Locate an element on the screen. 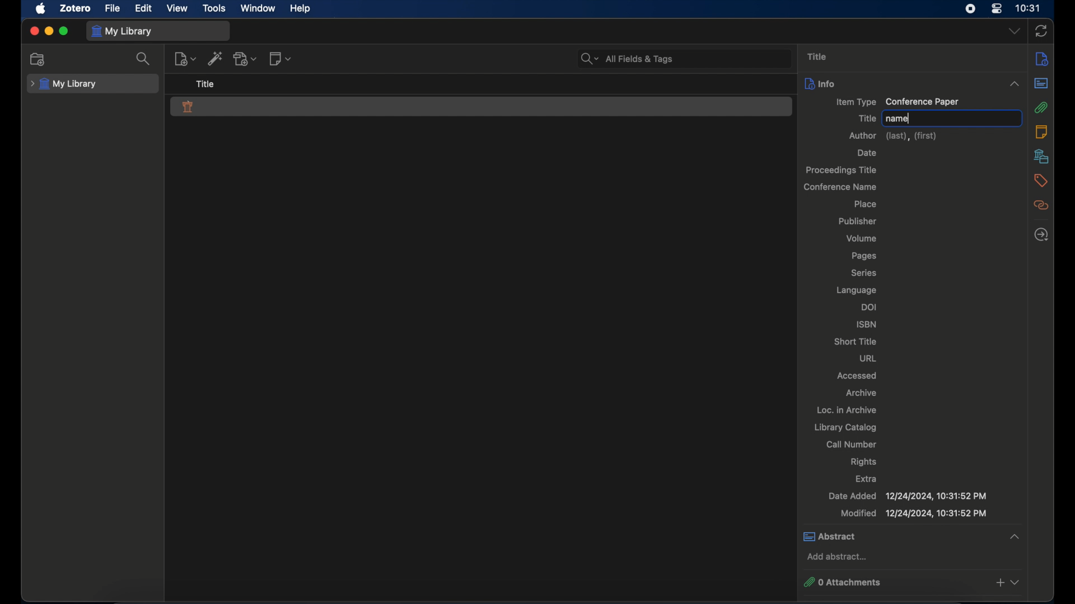 The width and height of the screenshot is (1075, 604). proceedings title is located at coordinates (843, 171).